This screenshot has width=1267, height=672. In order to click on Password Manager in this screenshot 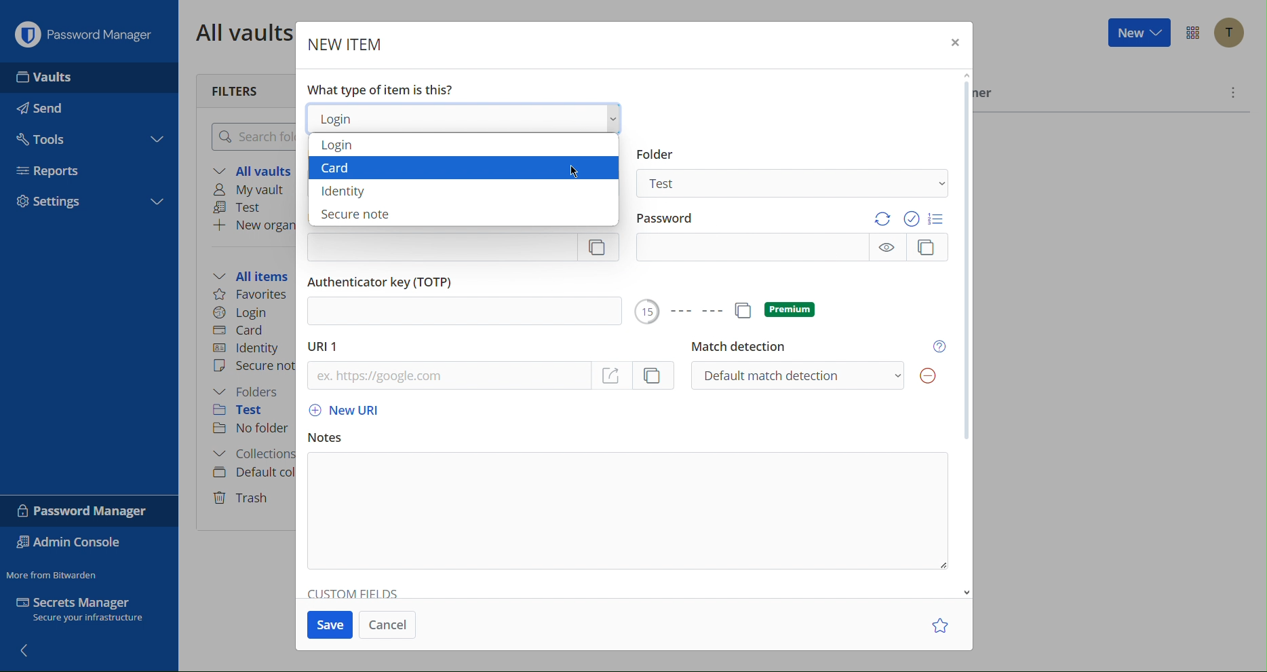, I will do `click(90, 511)`.